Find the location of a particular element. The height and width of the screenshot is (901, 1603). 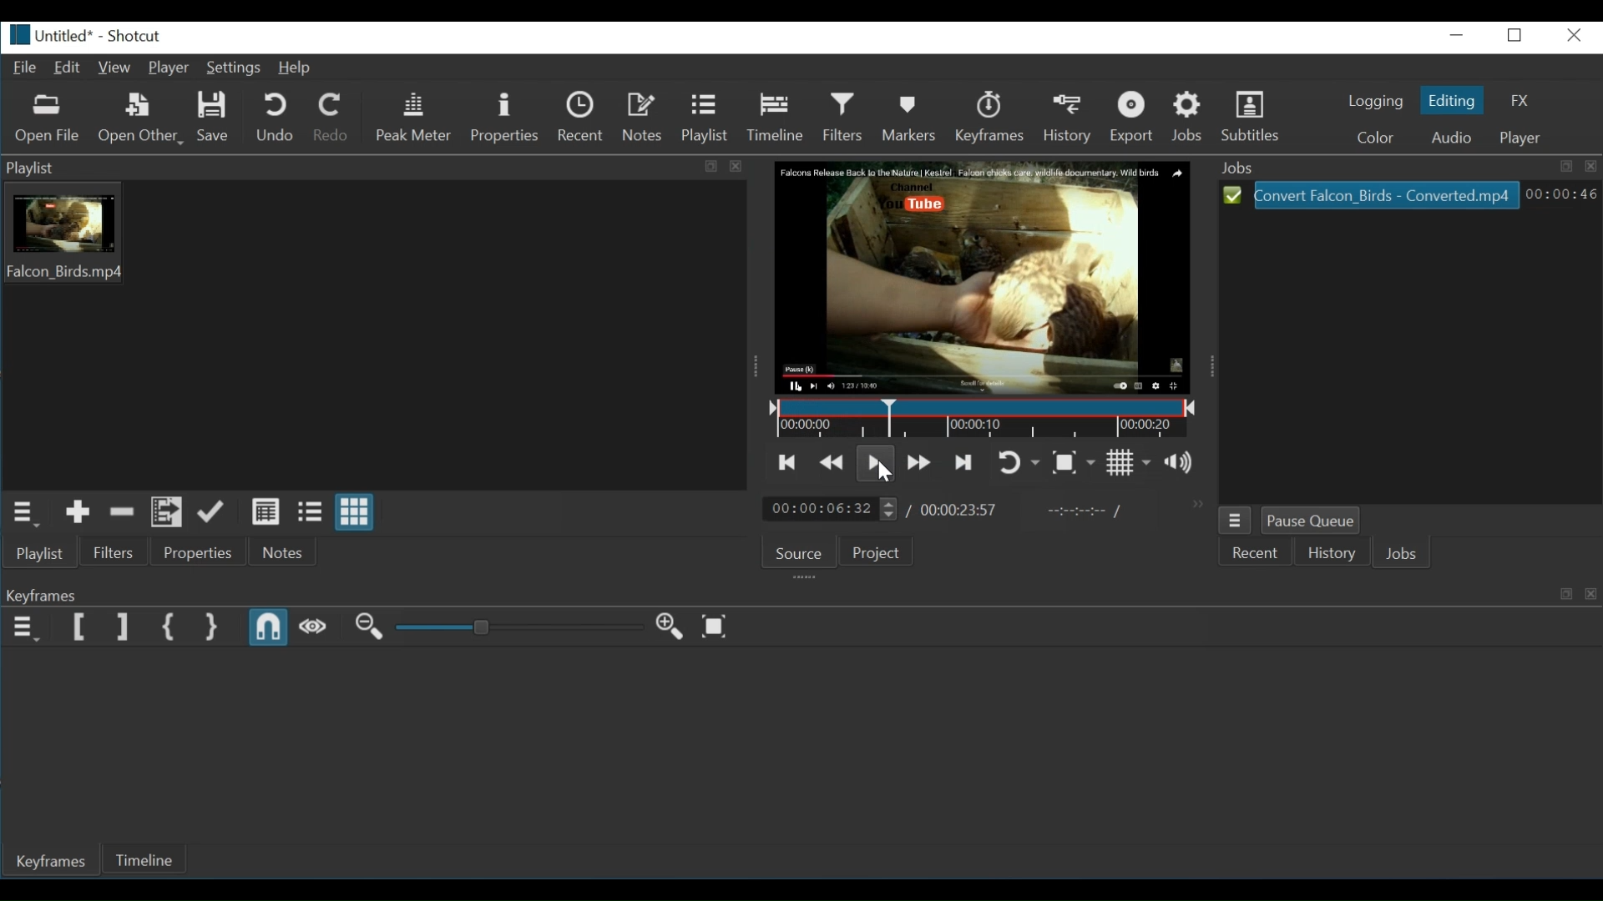

Properties is located at coordinates (503, 117).